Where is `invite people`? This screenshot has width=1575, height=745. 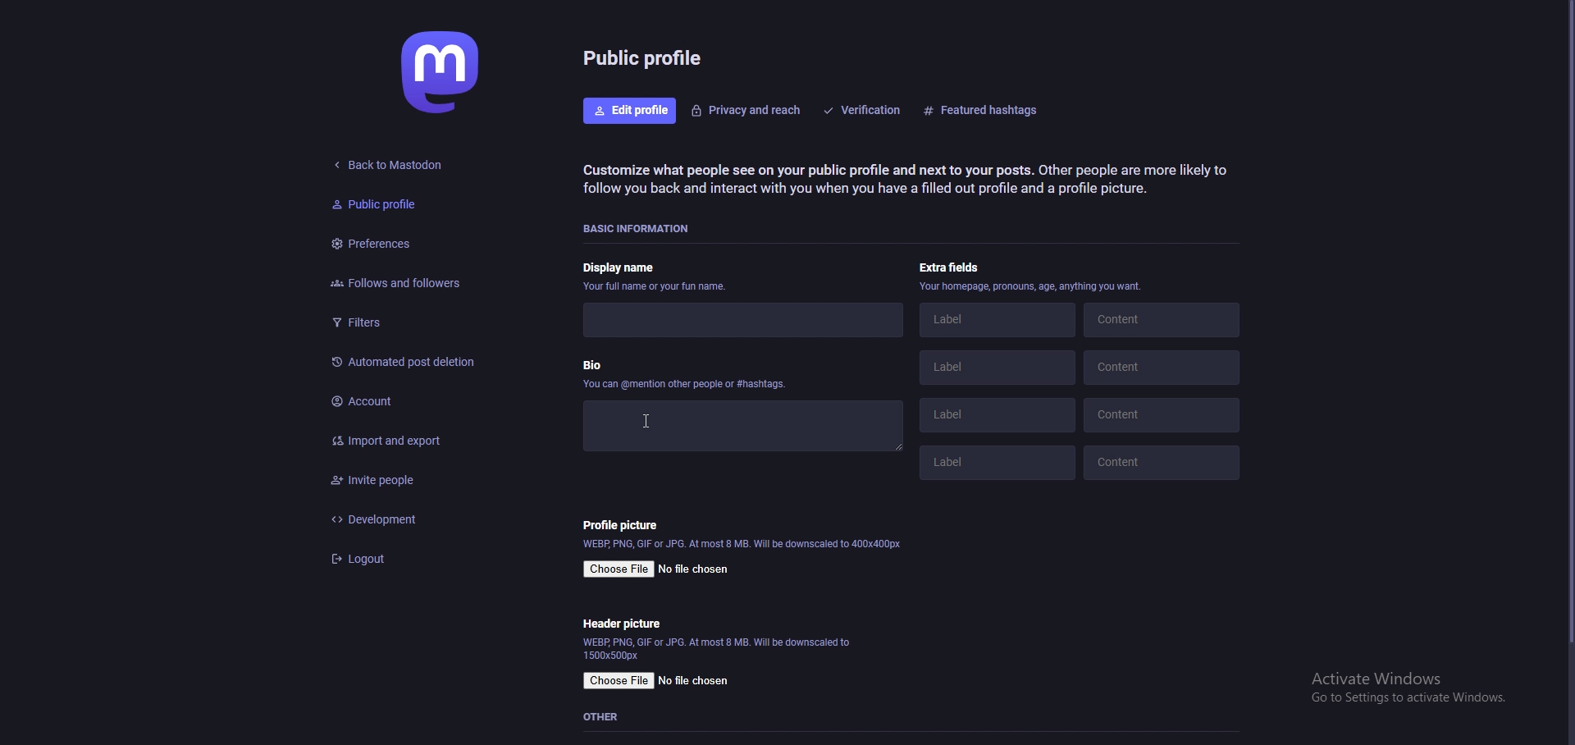 invite people is located at coordinates (407, 479).